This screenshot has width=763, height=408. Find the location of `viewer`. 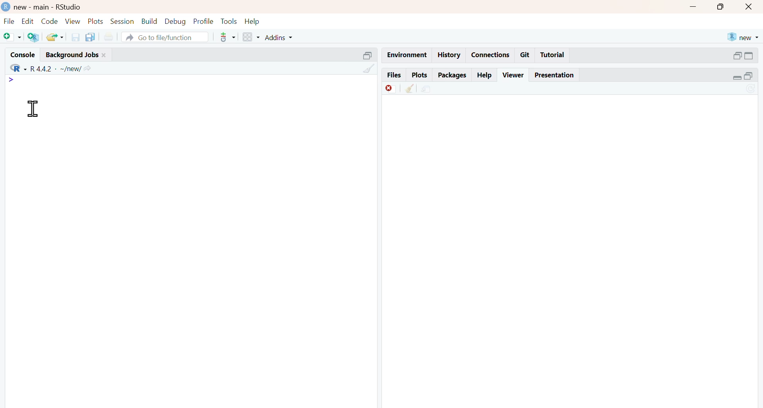

viewer is located at coordinates (514, 75).